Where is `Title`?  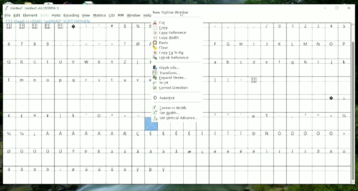 Title is located at coordinates (32, 8).